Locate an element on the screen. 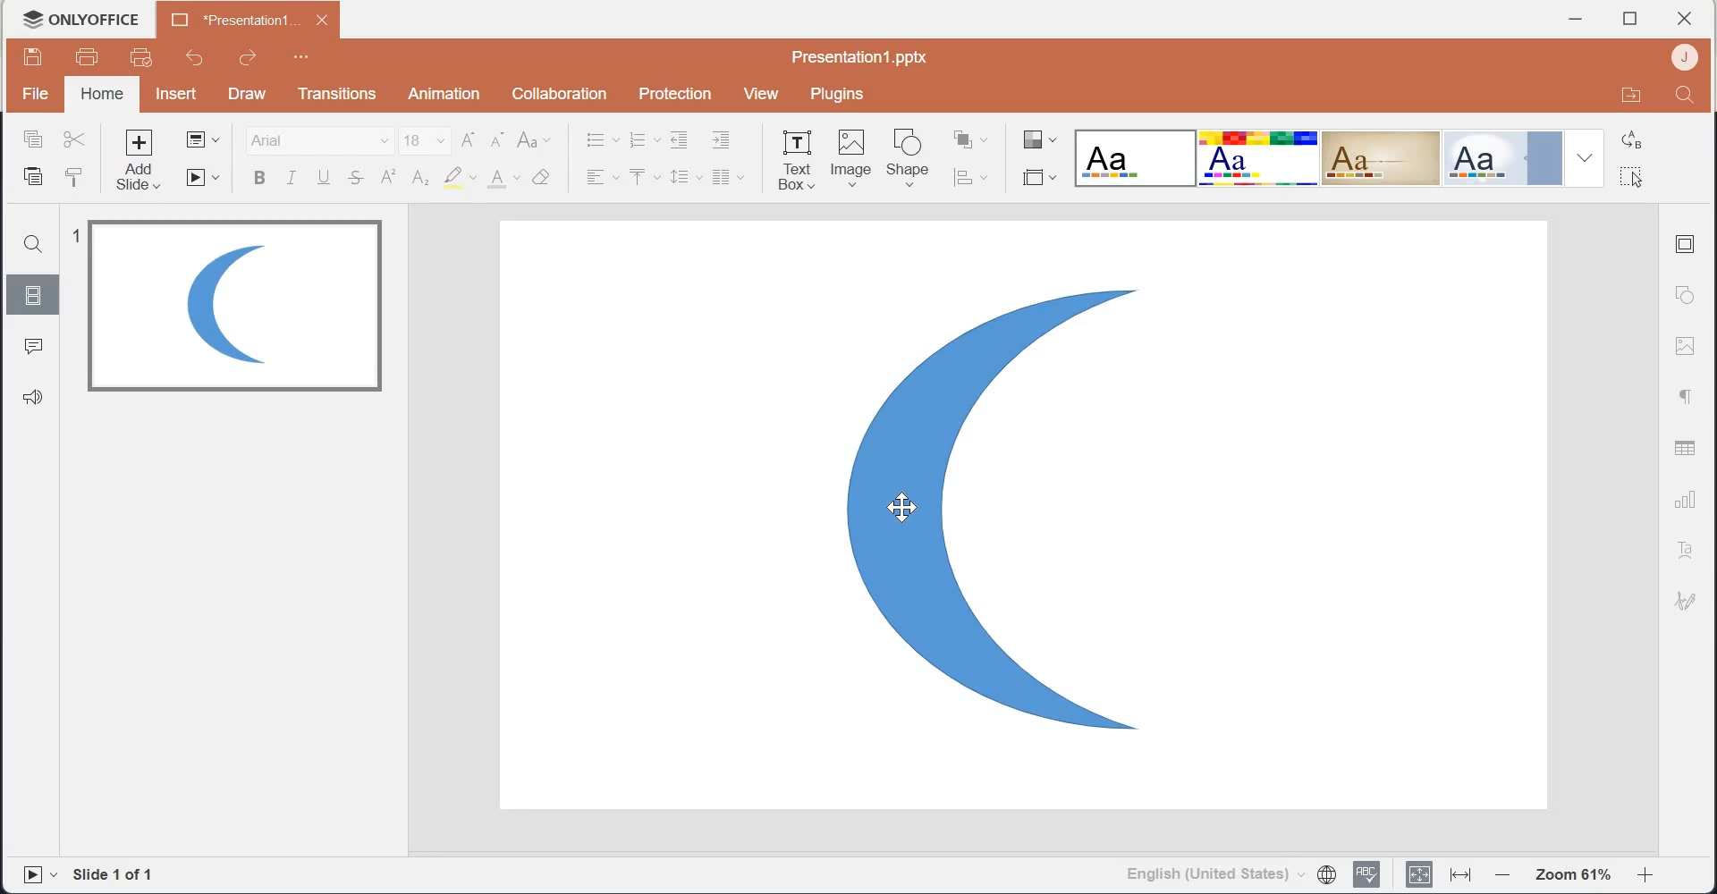 The width and height of the screenshot is (1717, 894). Shape is located at coordinates (1689, 291).